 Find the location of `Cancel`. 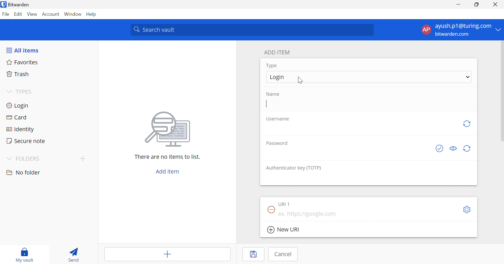

Cancel is located at coordinates (285, 254).